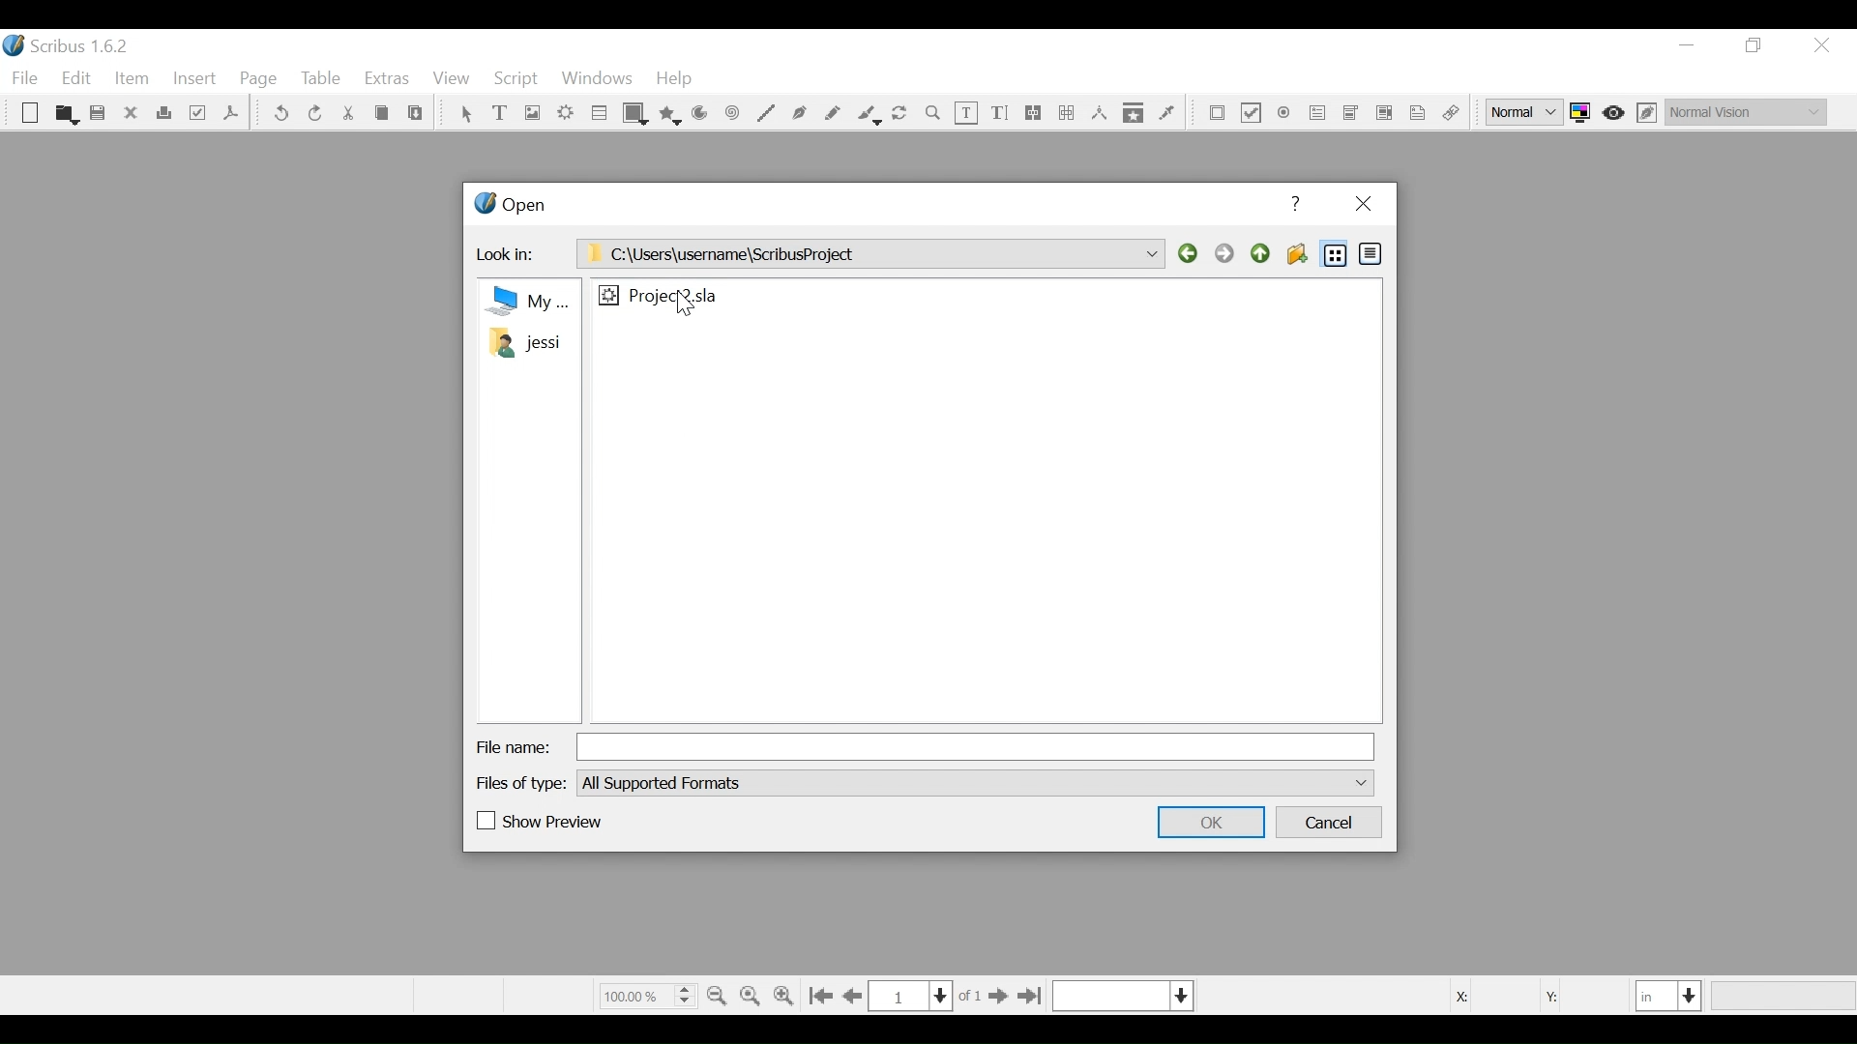  I want to click on Help, so click(675, 80).